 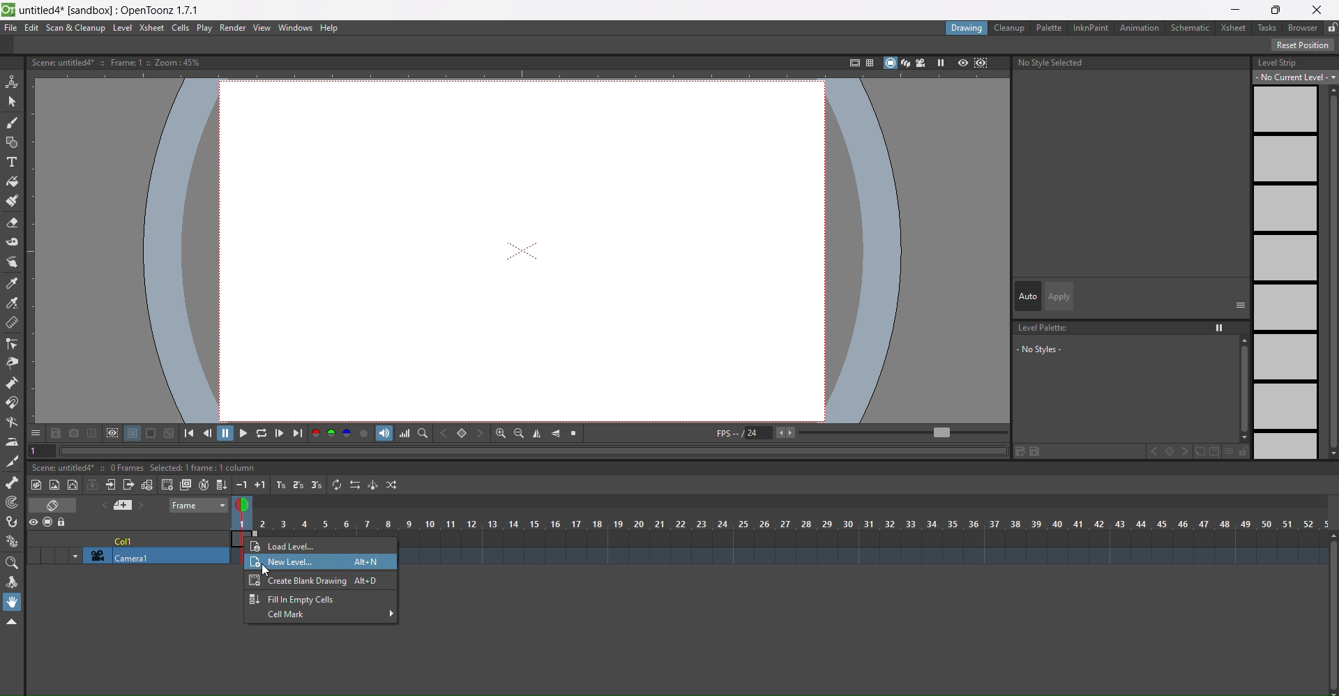 What do you see at coordinates (127, 505) in the screenshot?
I see `add new memo` at bounding box center [127, 505].